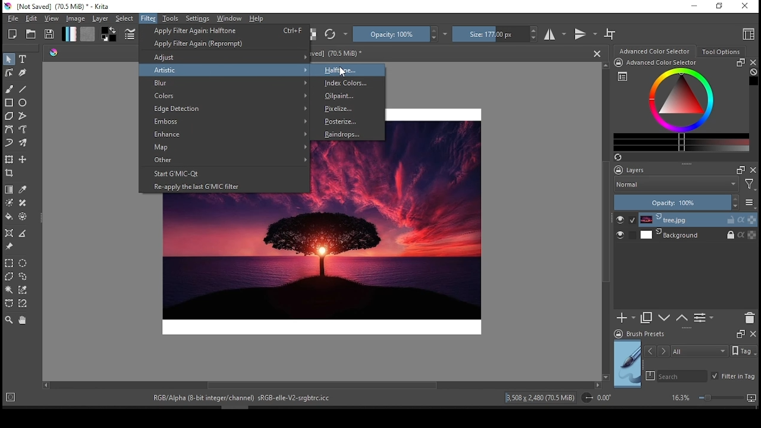  I want to click on new layer, so click(625, 319).